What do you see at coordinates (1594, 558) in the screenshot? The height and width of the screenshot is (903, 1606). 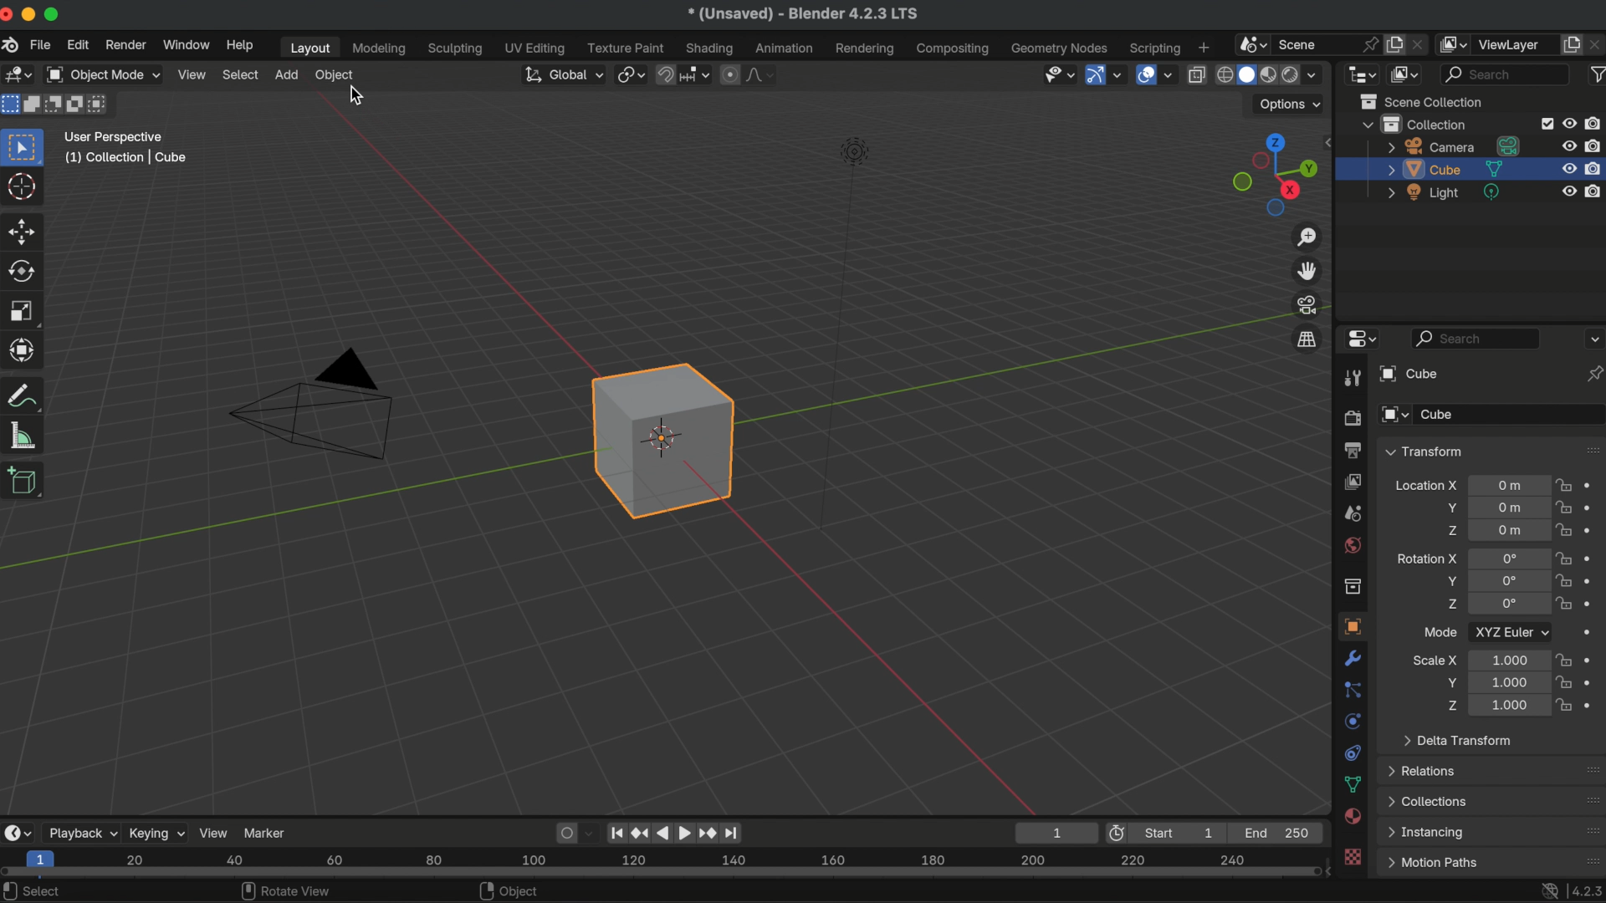 I see `animate property` at bounding box center [1594, 558].